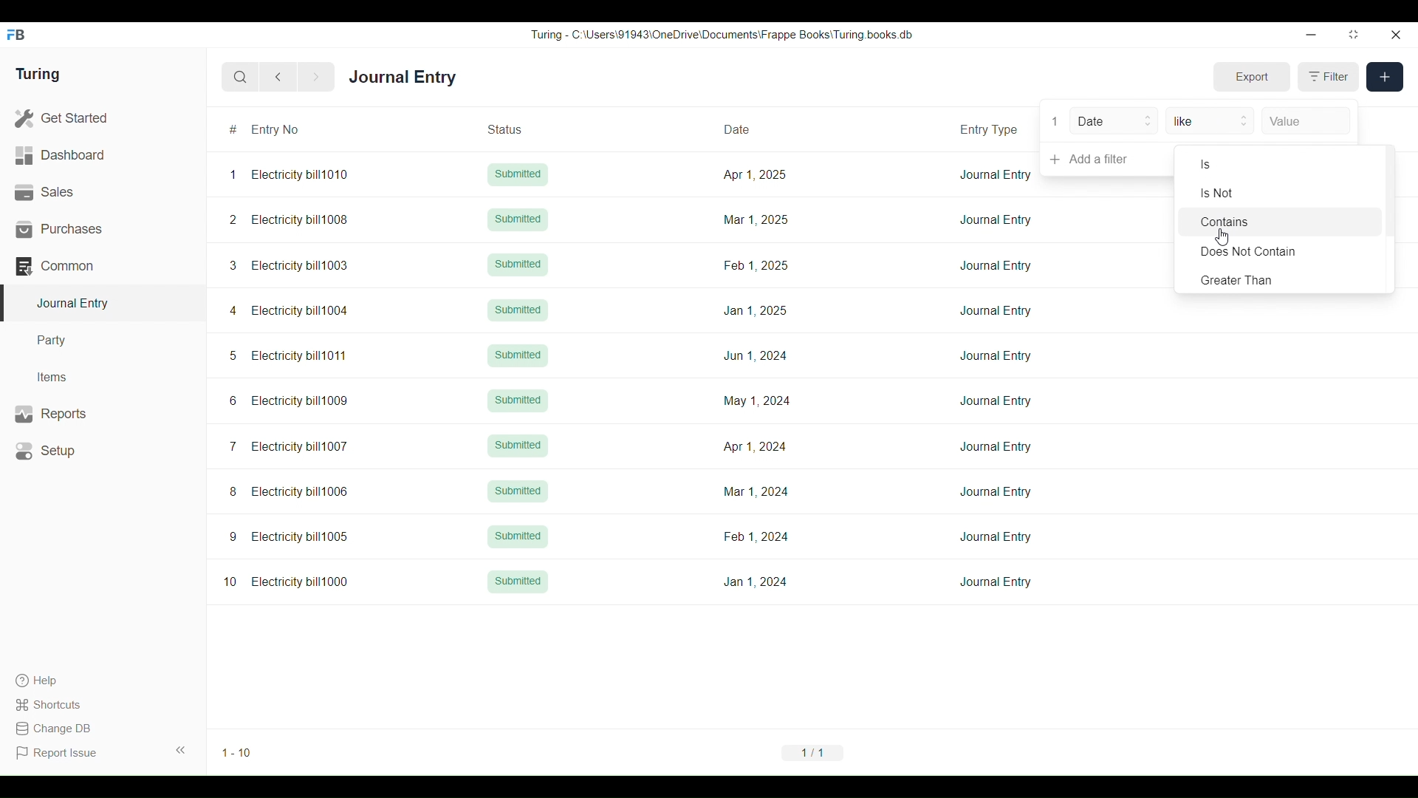 The height and width of the screenshot is (798, 1418). Describe the element at coordinates (996, 446) in the screenshot. I see `Journal Entry` at that location.